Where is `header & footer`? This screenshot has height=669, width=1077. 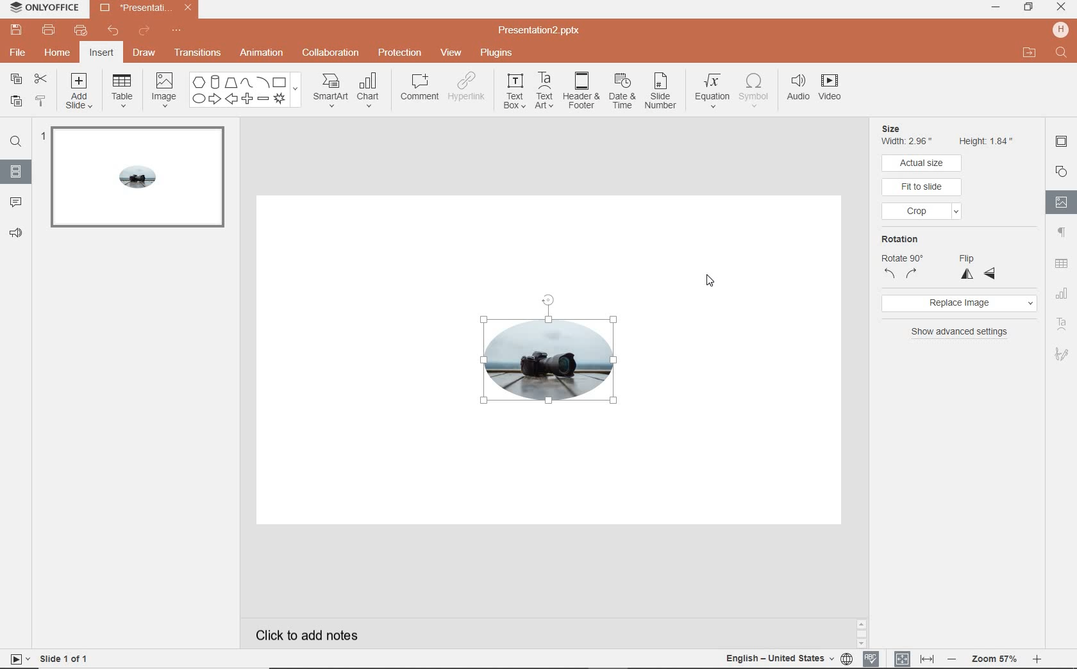 header & footer is located at coordinates (582, 94).